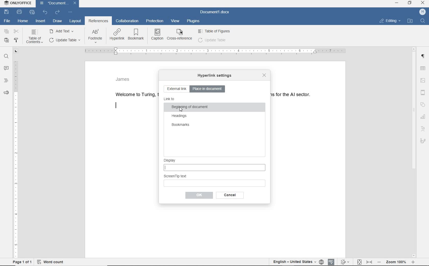 The image size is (429, 266). I want to click on zoom in, so click(415, 262).